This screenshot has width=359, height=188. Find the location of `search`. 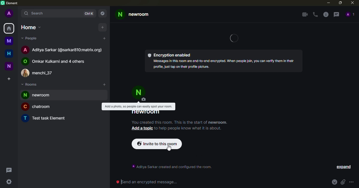

search is located at coordinates (38, 13).